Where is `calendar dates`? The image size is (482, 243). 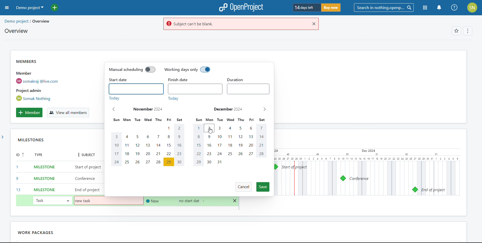
calendar dates is located at coordinates (189, 145).